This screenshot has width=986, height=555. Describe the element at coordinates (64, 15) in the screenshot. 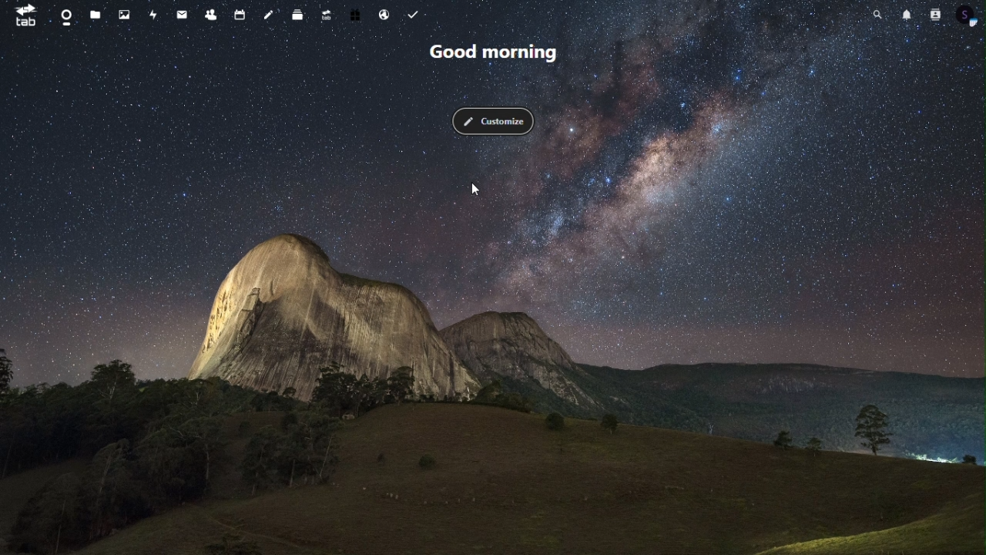

I see `dashboard` at that location.